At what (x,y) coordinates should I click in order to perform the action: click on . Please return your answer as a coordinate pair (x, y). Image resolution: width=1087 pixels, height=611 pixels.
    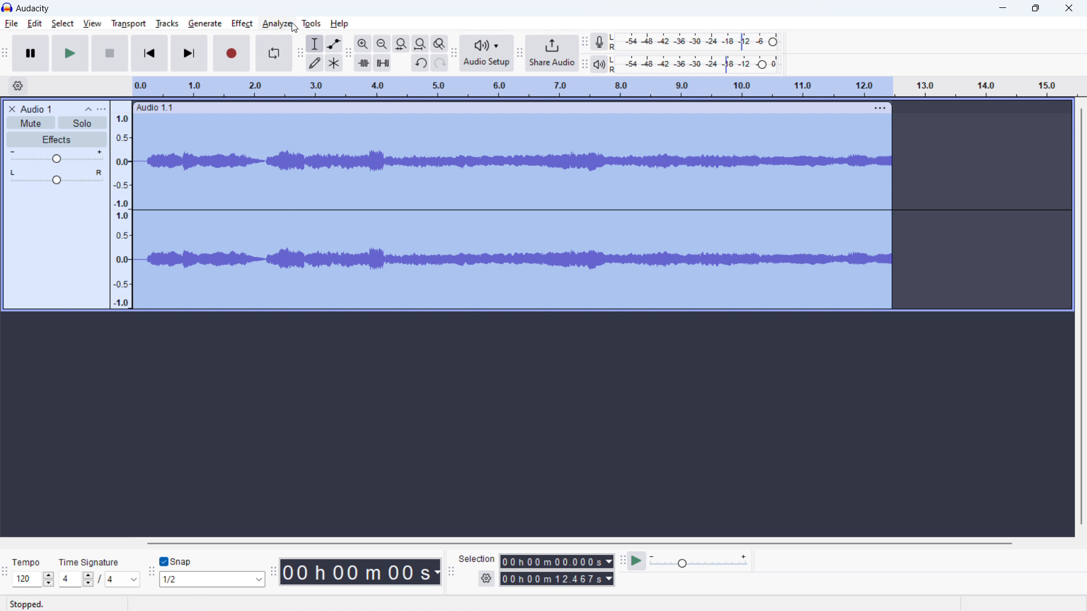
    Looking at the image, I should click on (299, 53).